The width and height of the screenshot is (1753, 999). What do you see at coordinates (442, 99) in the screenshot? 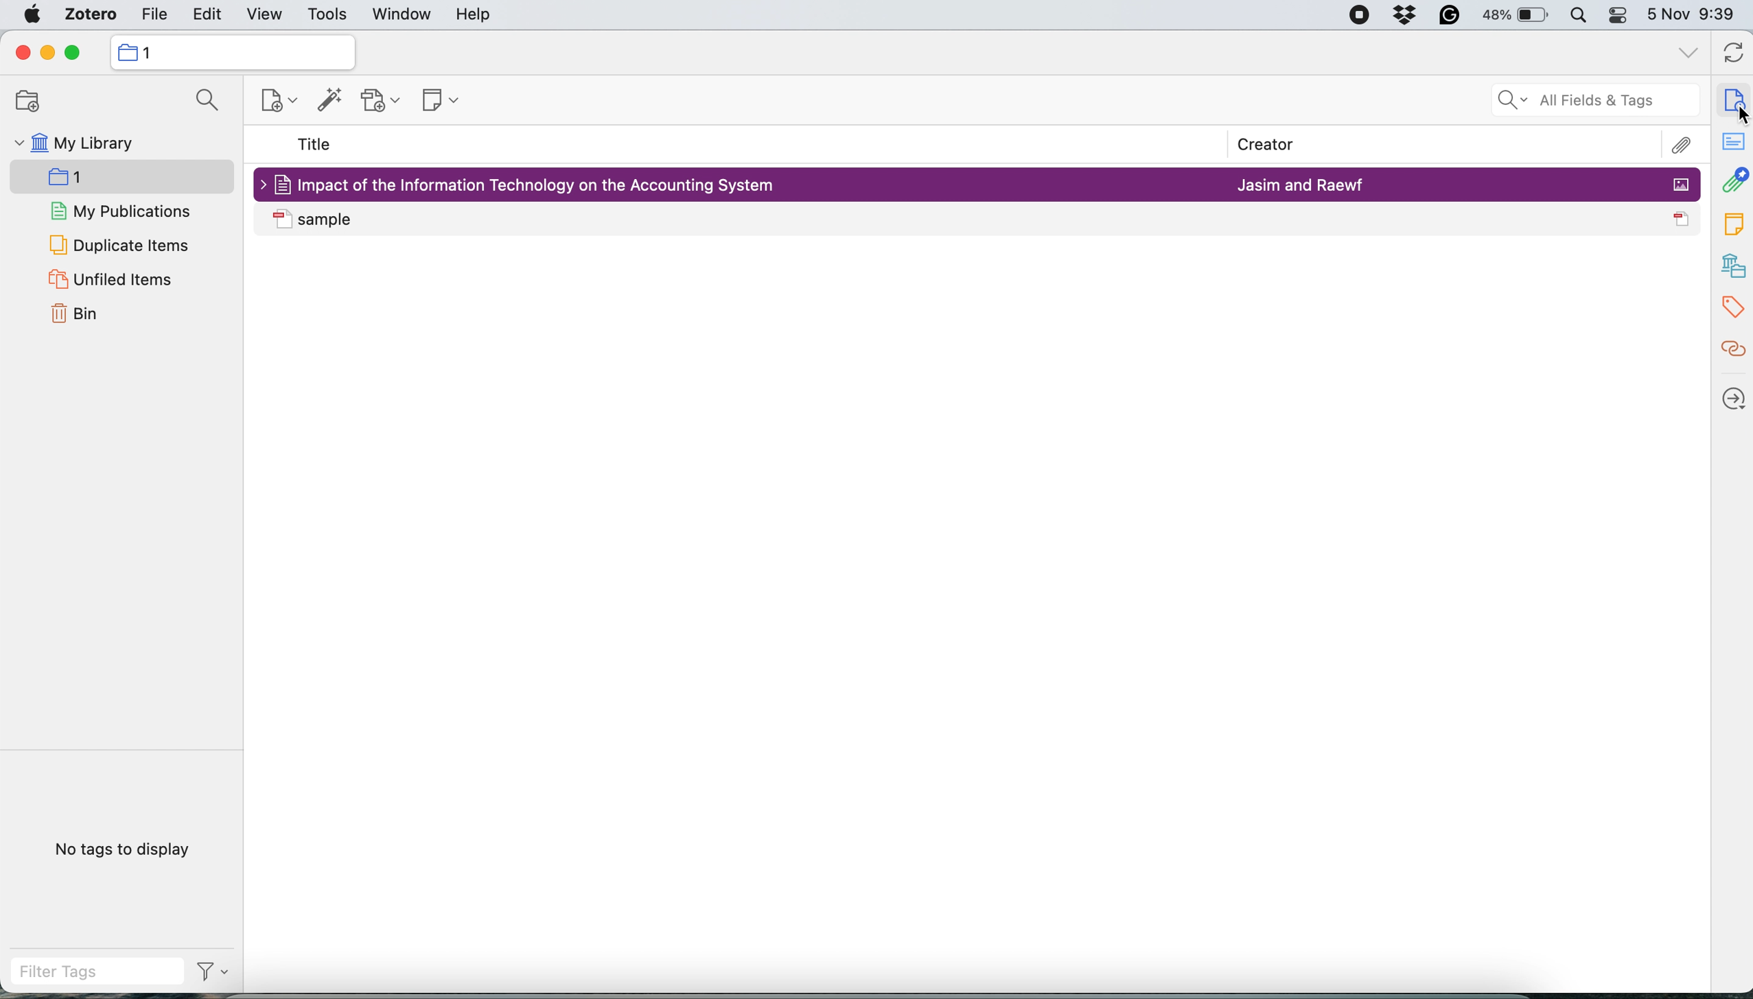
I see `new note` at bounding box center [442, 99].